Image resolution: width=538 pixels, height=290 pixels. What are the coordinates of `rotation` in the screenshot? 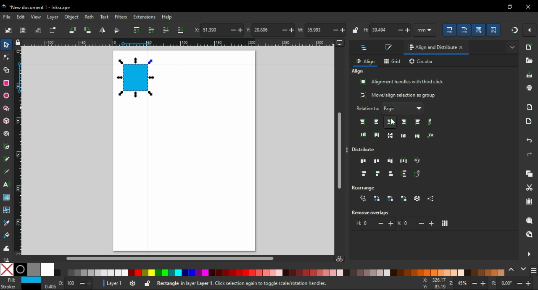 It's located at (513, 283).